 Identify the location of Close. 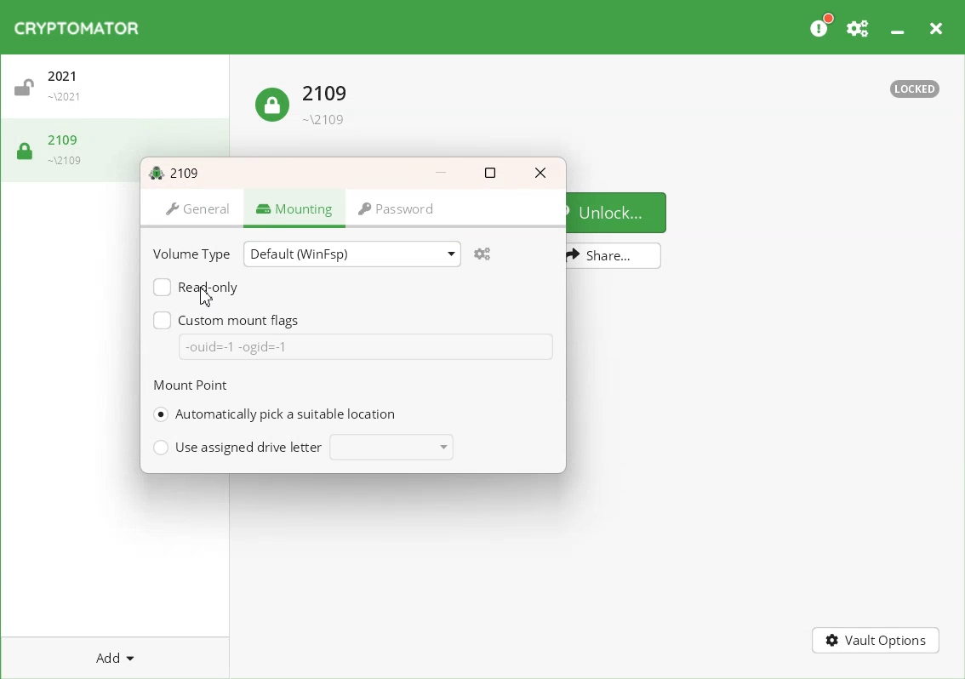
(938, 27).